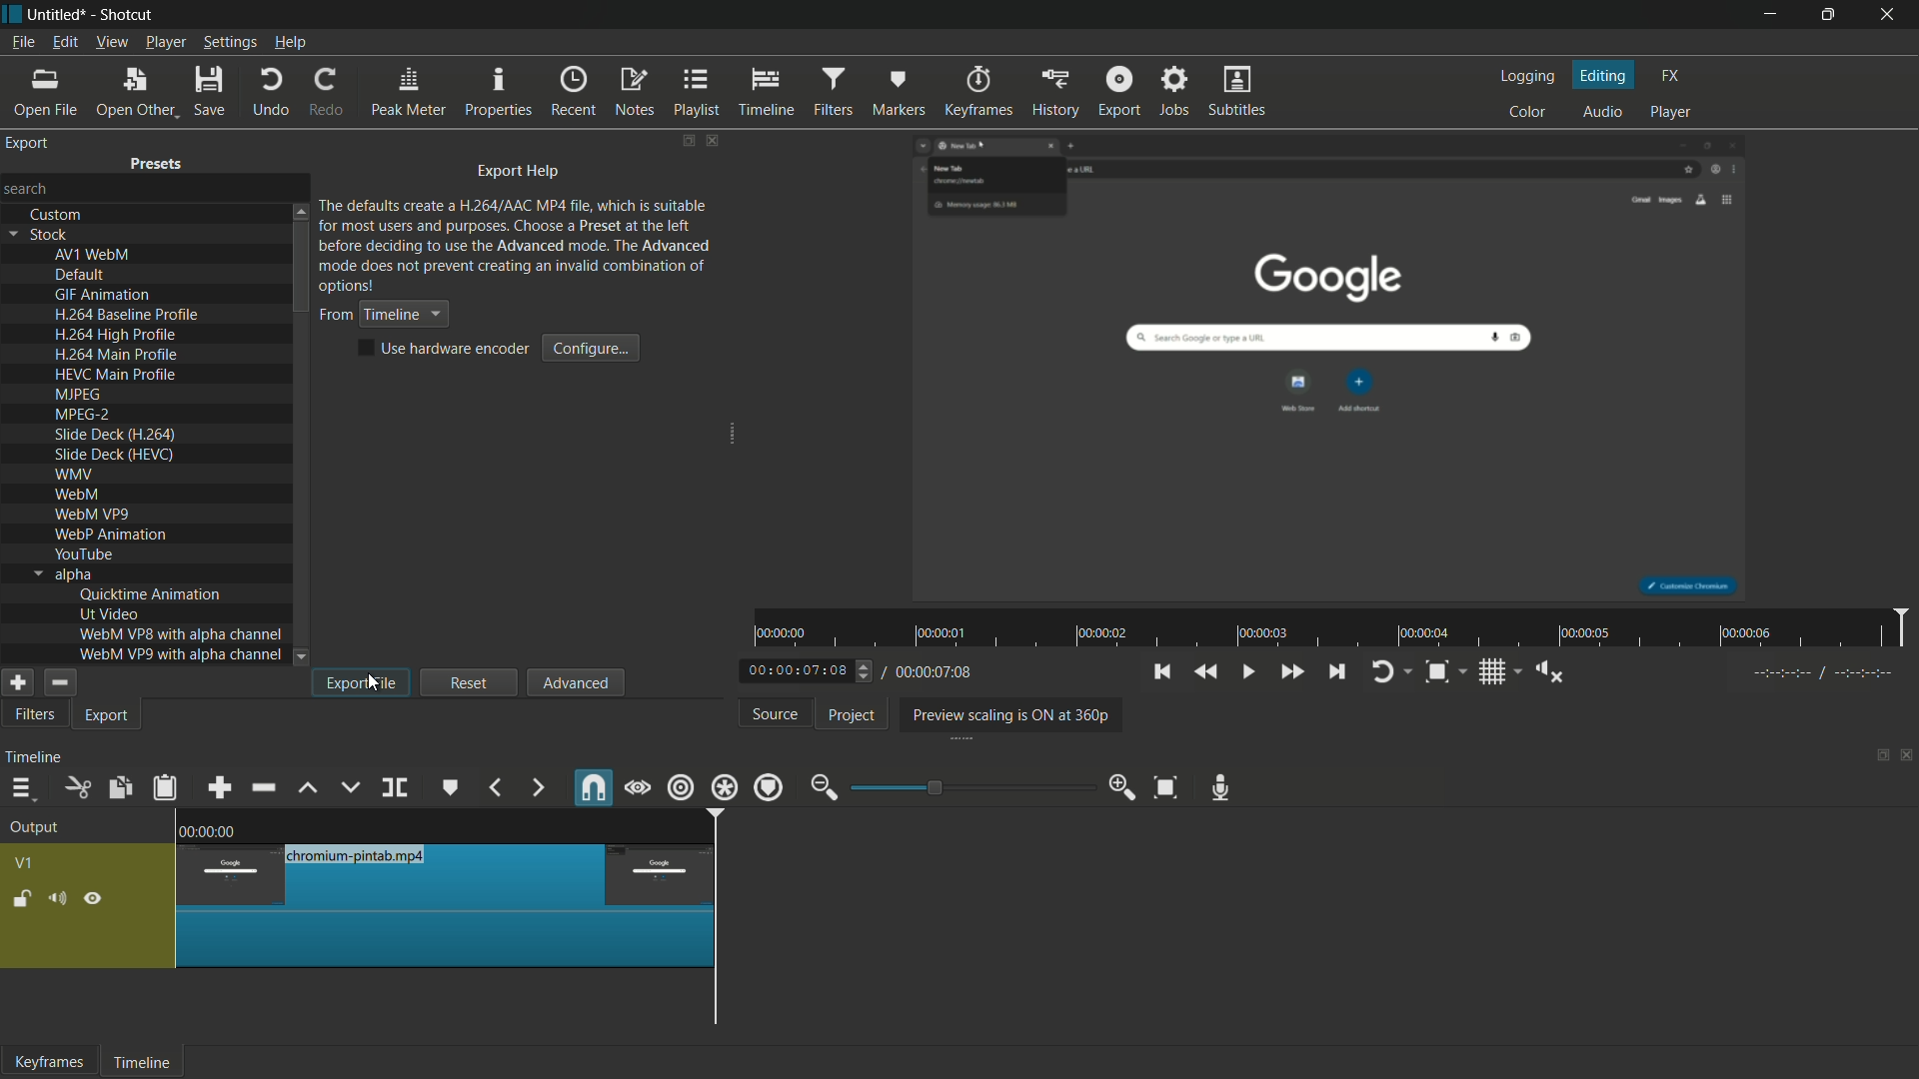  Describe the element at coordinates (55, 901) in the screenshot. I see `mute` at that location.